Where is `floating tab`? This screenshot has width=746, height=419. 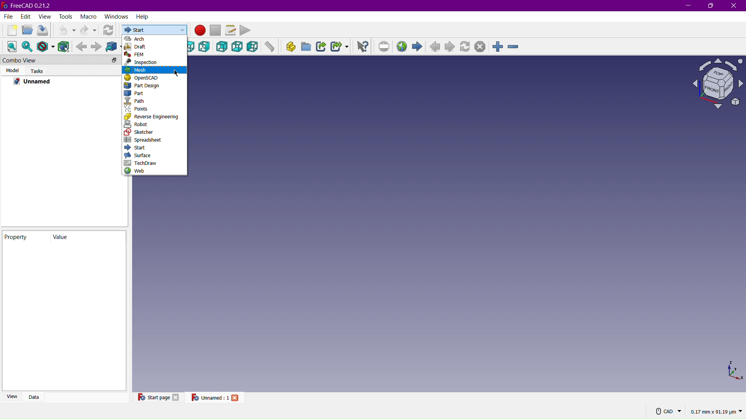
floating tab is located at coordinates (114, 61).